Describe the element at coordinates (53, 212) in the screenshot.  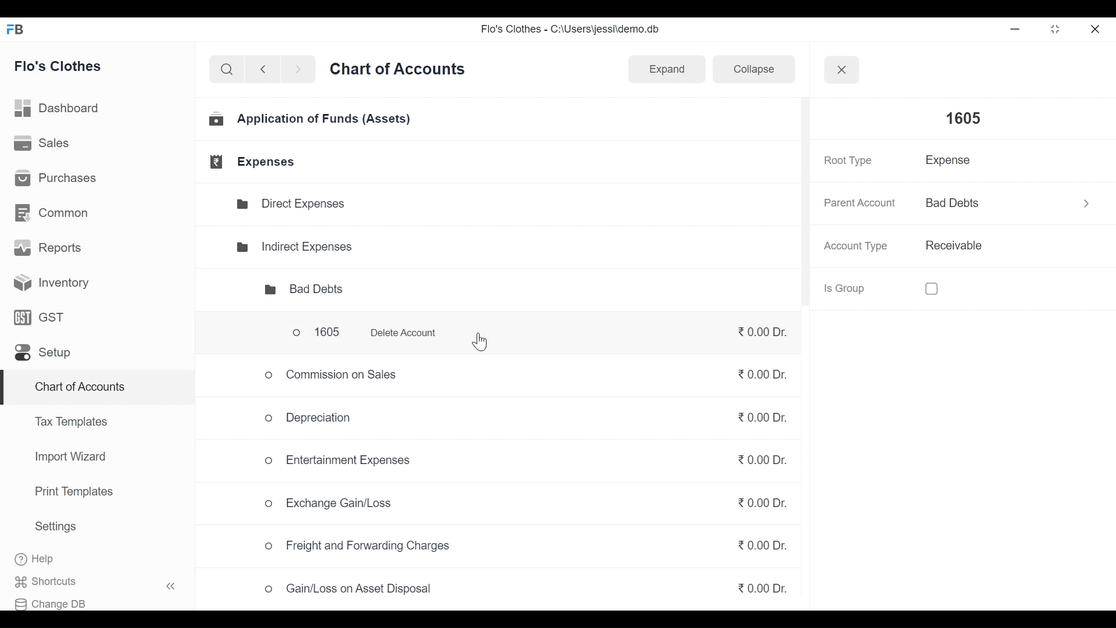
I see `Common` at that location.